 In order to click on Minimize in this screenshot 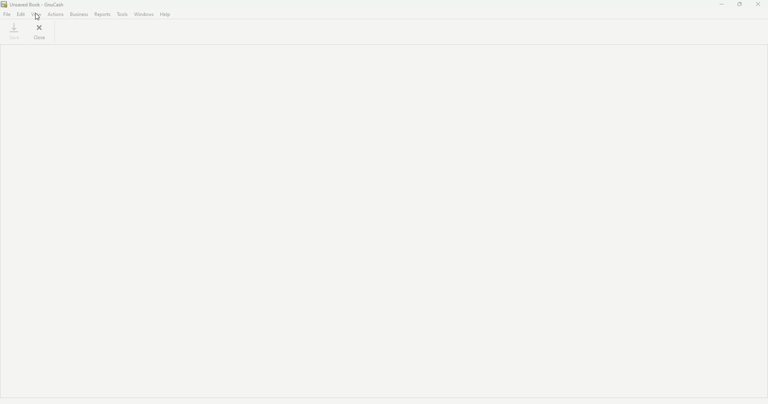, I will do `click(720, 4)`.